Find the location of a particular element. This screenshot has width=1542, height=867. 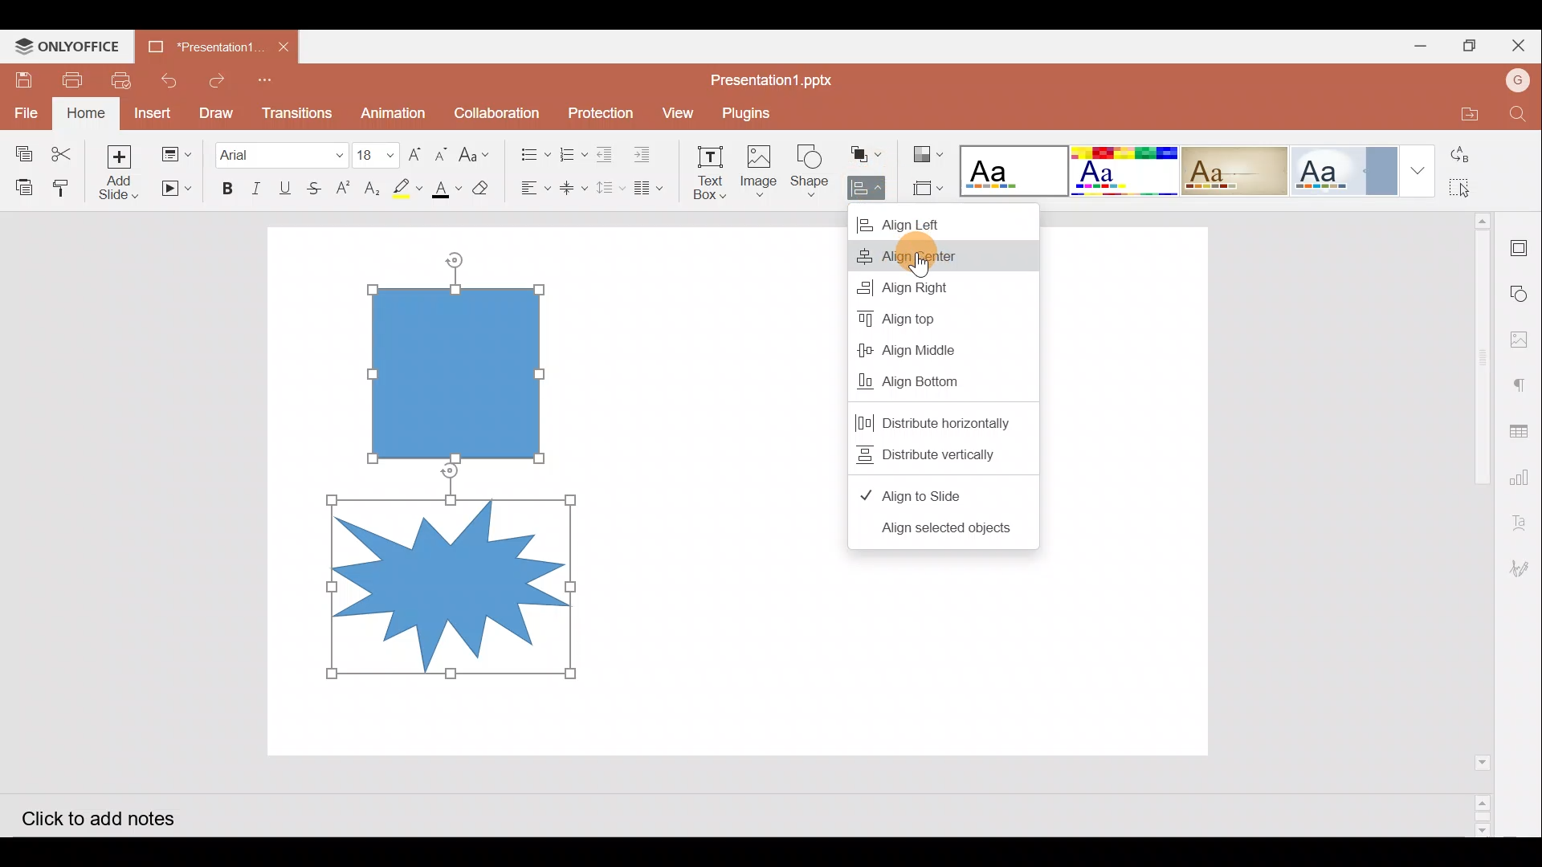

Draw is located at coordinates (217, 112).